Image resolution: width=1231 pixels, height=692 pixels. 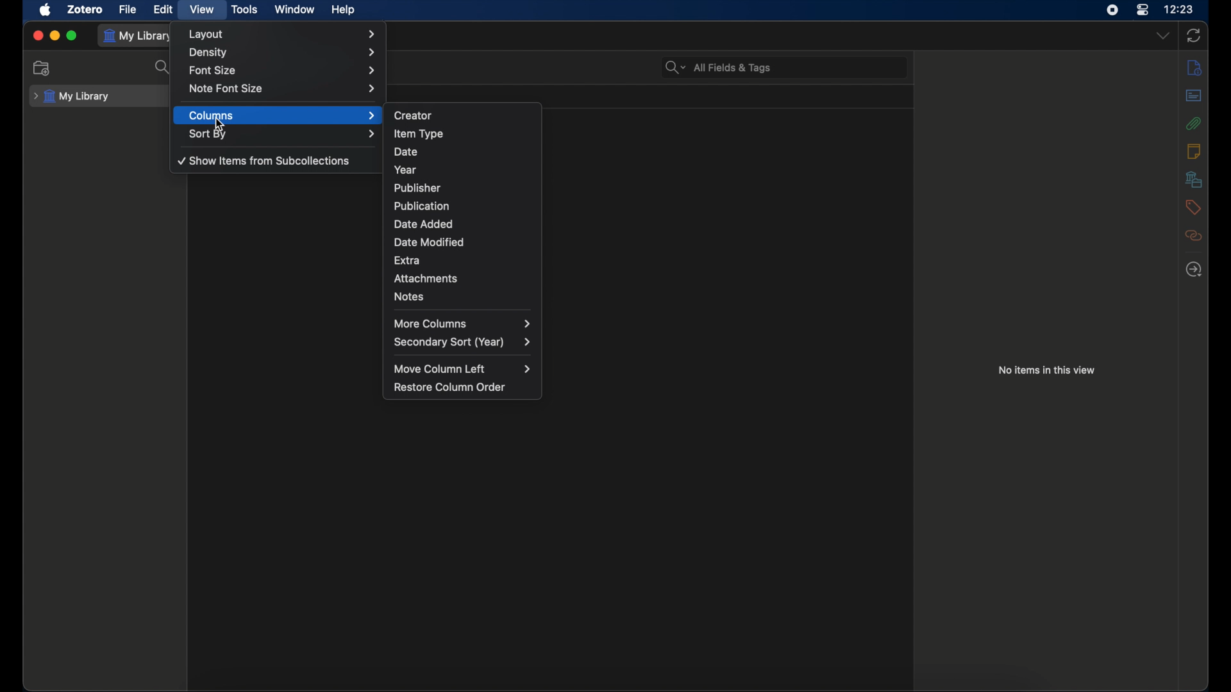 I want to click on libraries, so click(x=1193, y=179).